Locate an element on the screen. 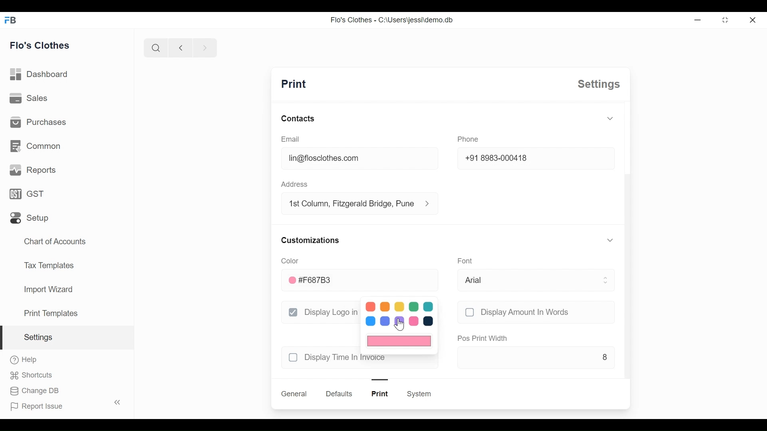 This screenshot has width=767, height=431. dashboard is located at coordinates (40, 74).